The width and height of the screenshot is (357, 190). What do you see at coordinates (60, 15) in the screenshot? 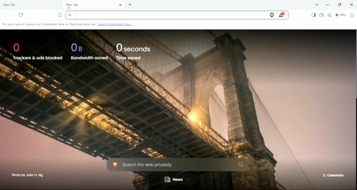
I see `Bookmark this tab` at bounding box center [60, 15].